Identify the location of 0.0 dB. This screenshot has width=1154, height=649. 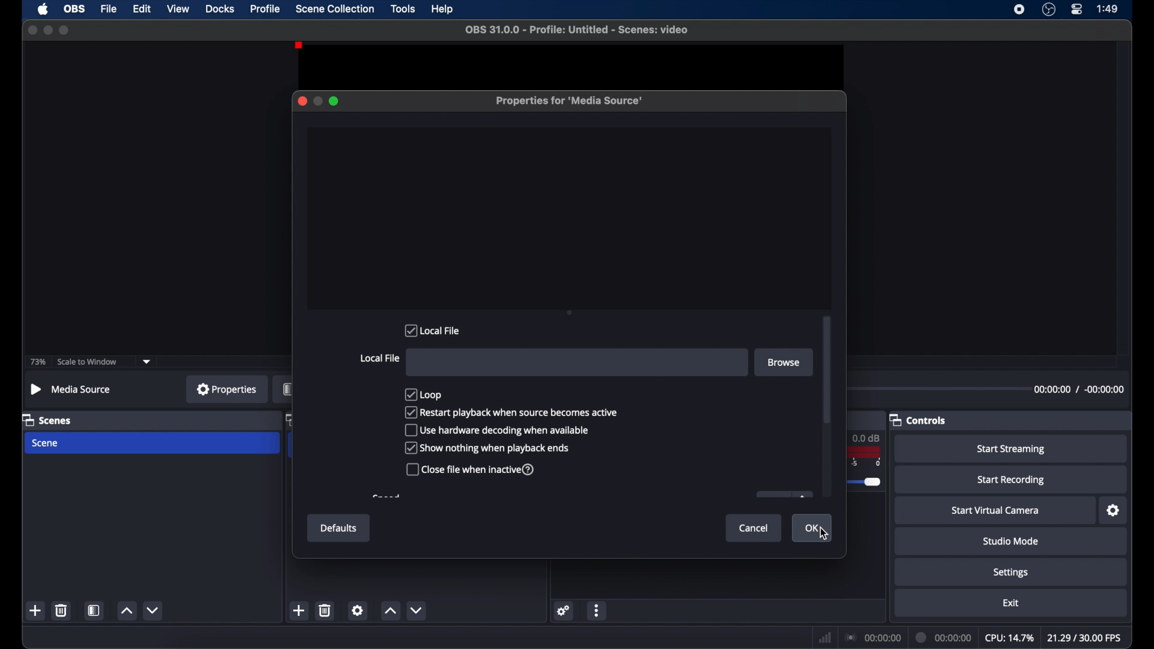
(870, 437).